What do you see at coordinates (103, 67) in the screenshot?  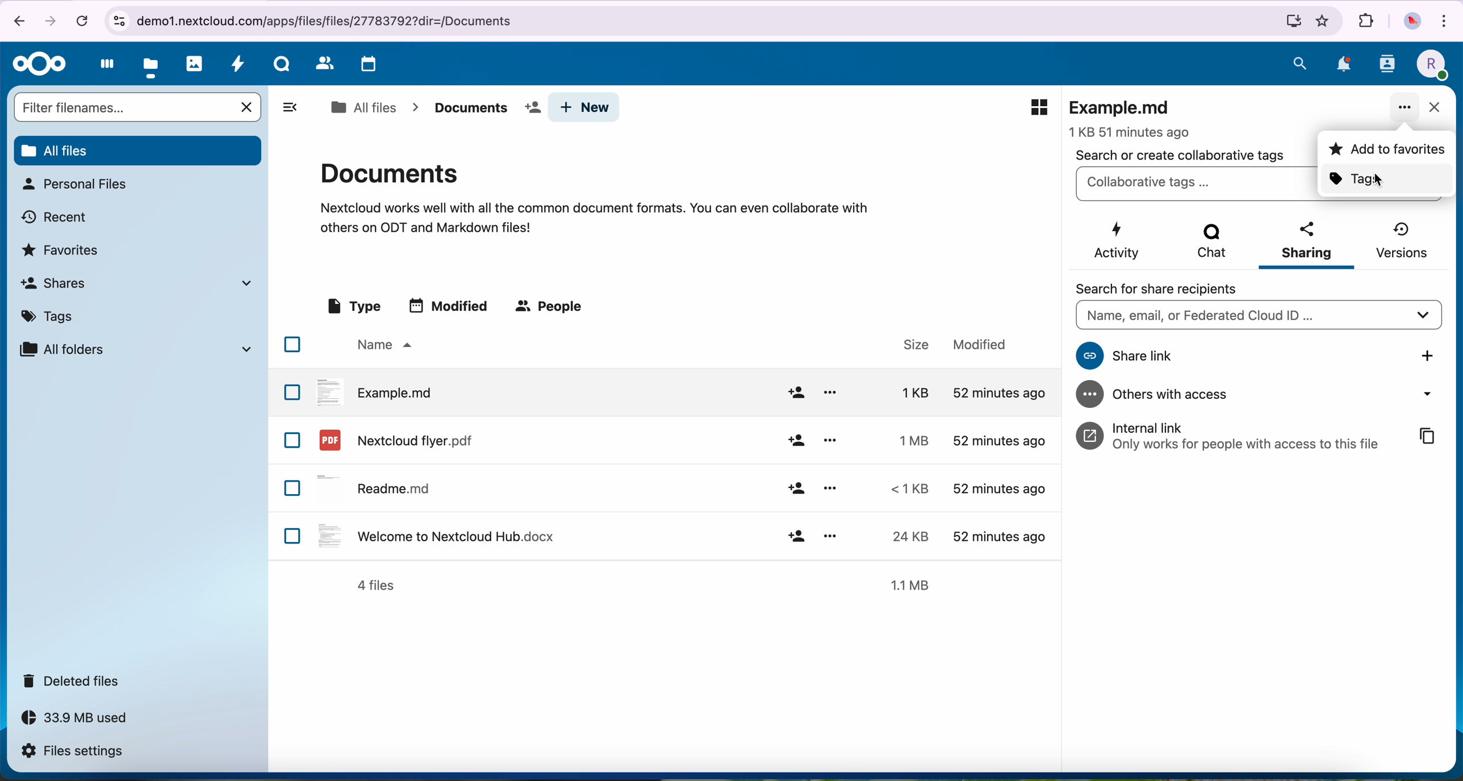 I see `dashboard` at bounding box center [103, 67].